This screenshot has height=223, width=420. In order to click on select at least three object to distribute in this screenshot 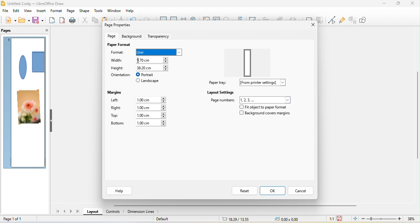, I will do `click(296, 18)`.